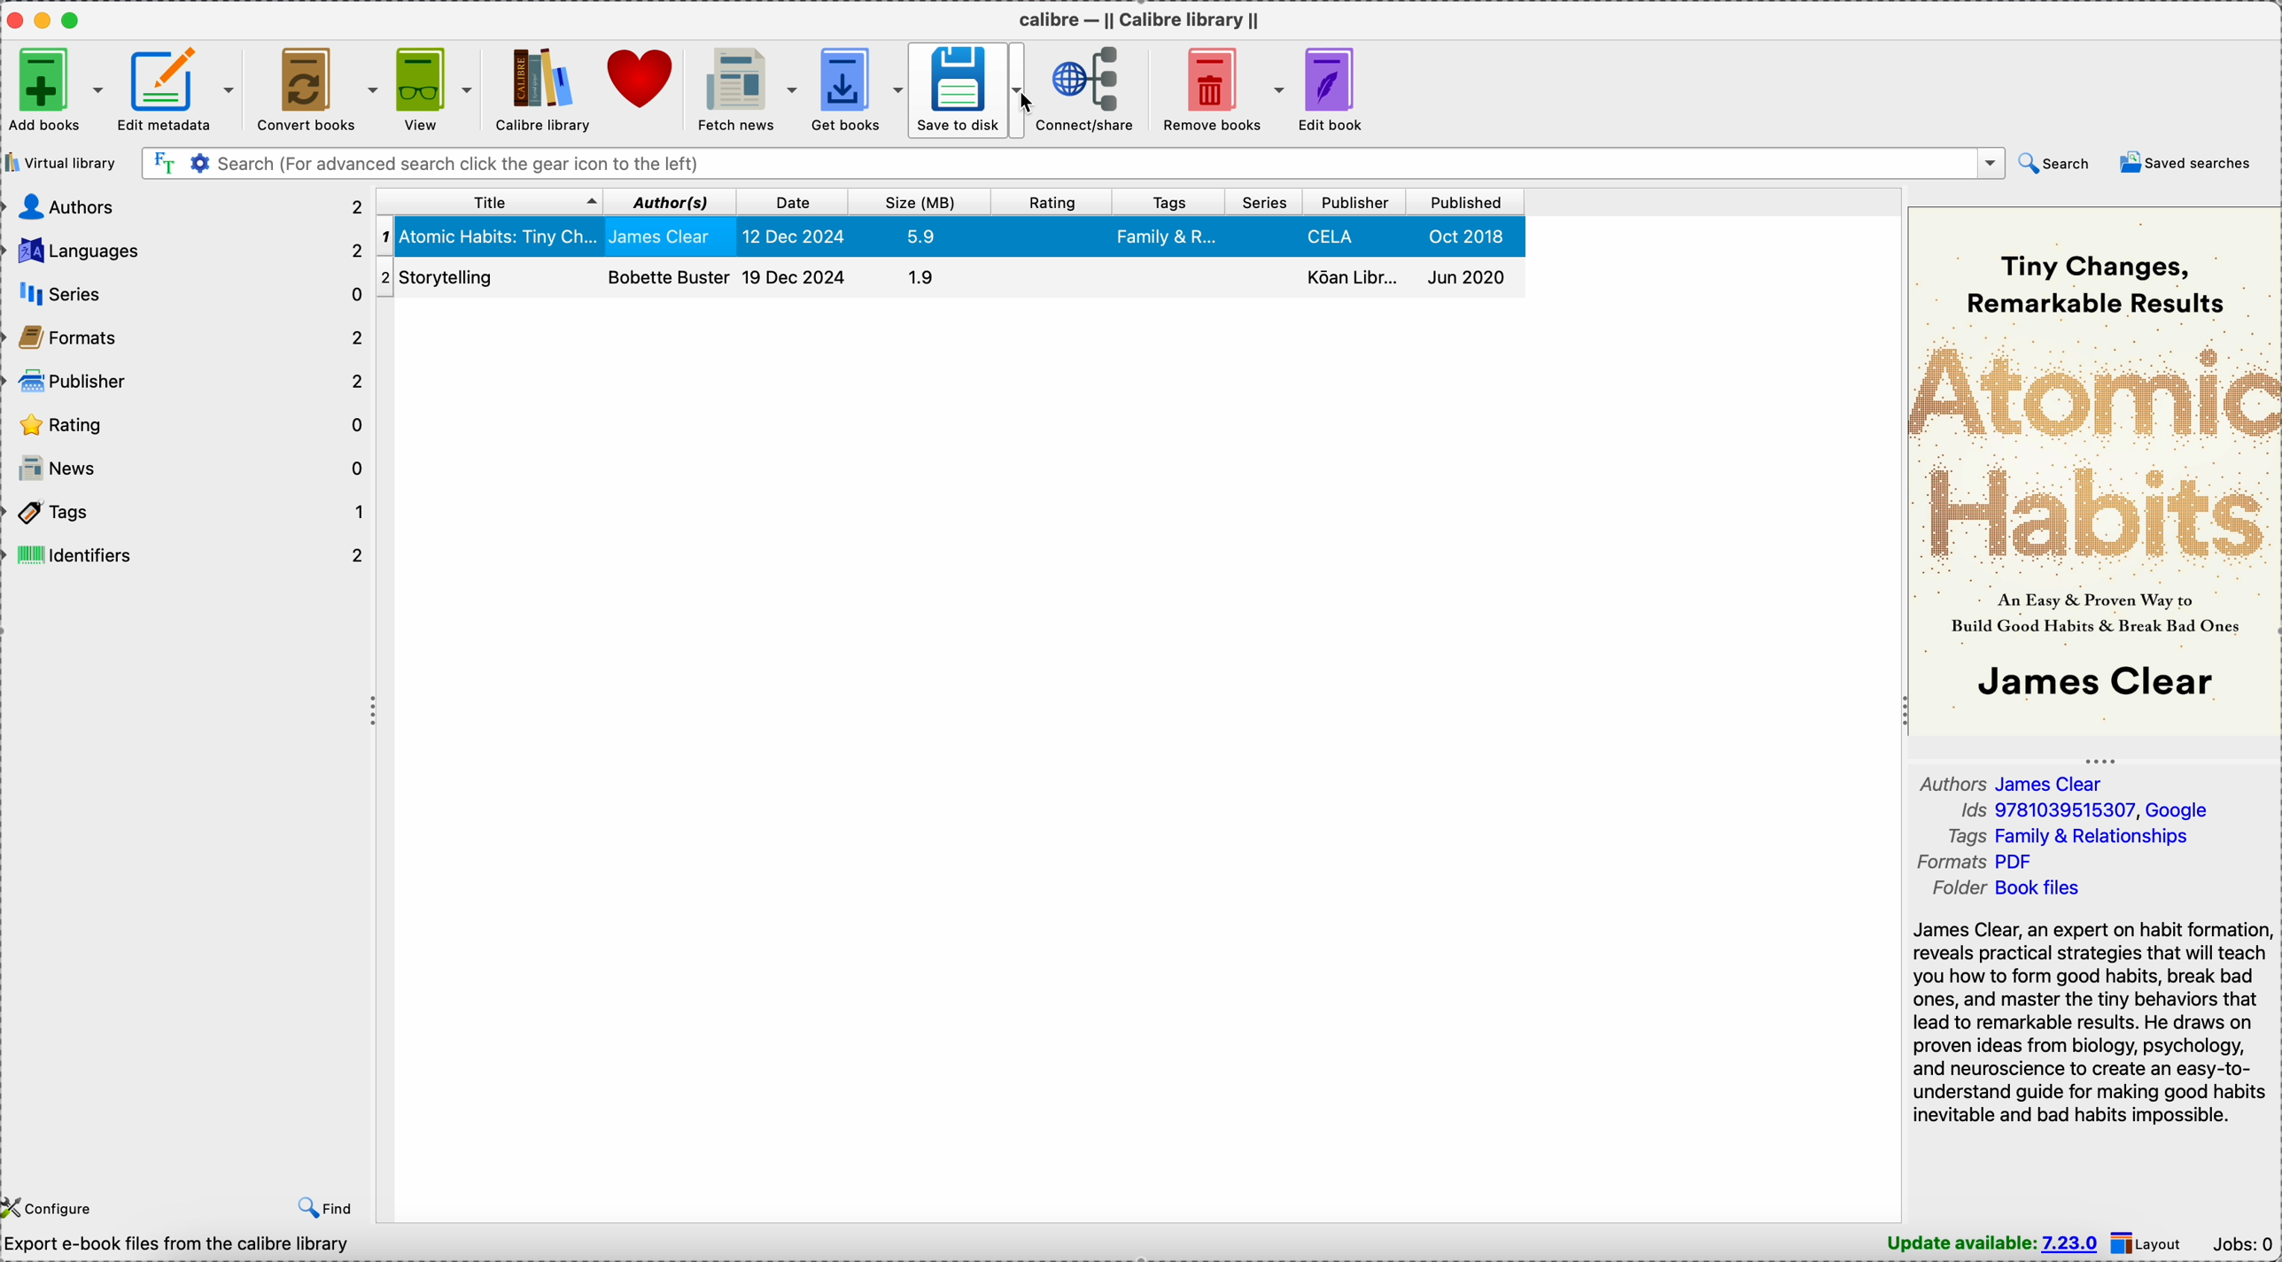  I want to click on Storytelling book details, so click(948, 282).